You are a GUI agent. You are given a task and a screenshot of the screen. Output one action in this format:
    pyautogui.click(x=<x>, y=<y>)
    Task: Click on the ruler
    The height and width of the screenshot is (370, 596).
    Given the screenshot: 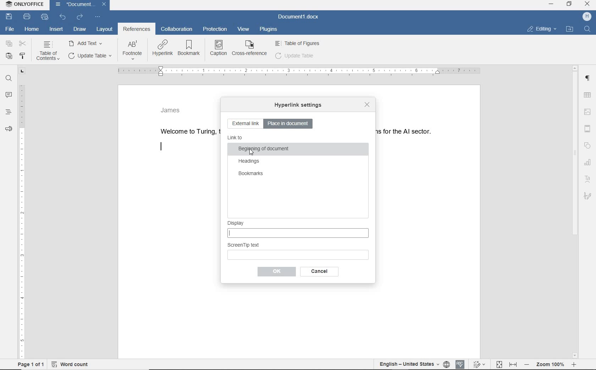 What is the action you would take?
    pyautogui.click(x=21, y=213)
    